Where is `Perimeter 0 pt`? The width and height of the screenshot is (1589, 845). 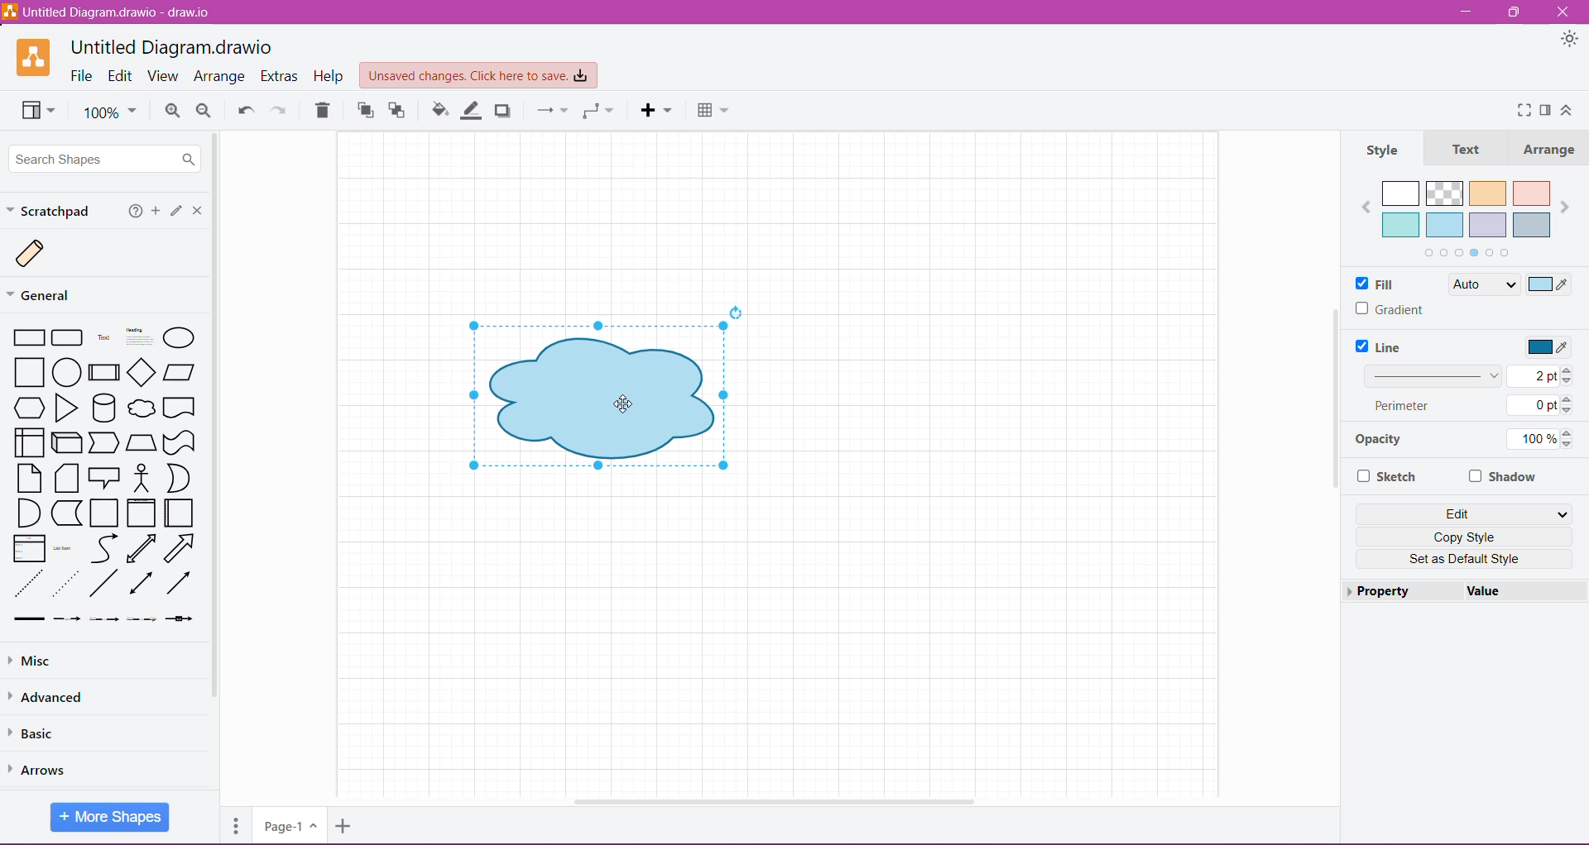 Perimeter 0 pt is located at coordinates (1472, 405).